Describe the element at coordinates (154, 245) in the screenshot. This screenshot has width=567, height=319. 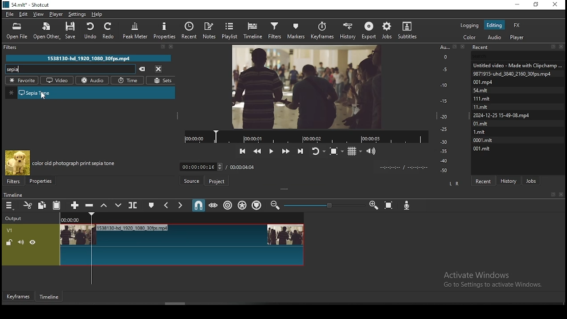
I see `video track` at that location.